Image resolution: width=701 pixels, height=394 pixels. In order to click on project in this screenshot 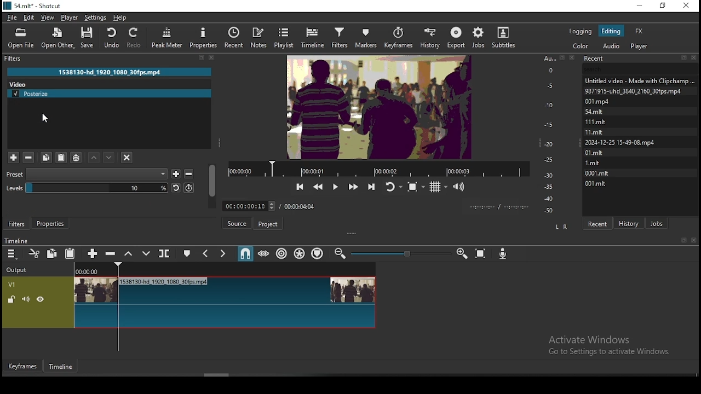, I will do `click(267, 222)`.